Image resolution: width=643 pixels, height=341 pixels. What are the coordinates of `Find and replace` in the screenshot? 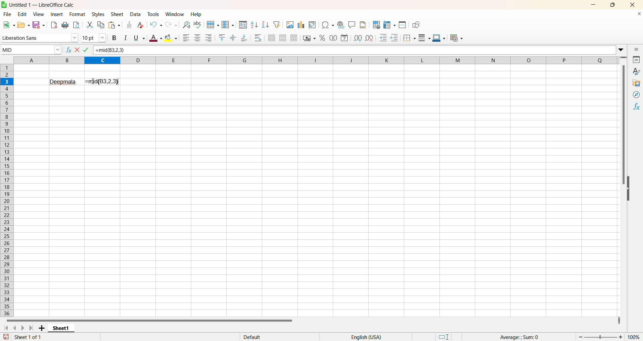 It's located at (187, 25).